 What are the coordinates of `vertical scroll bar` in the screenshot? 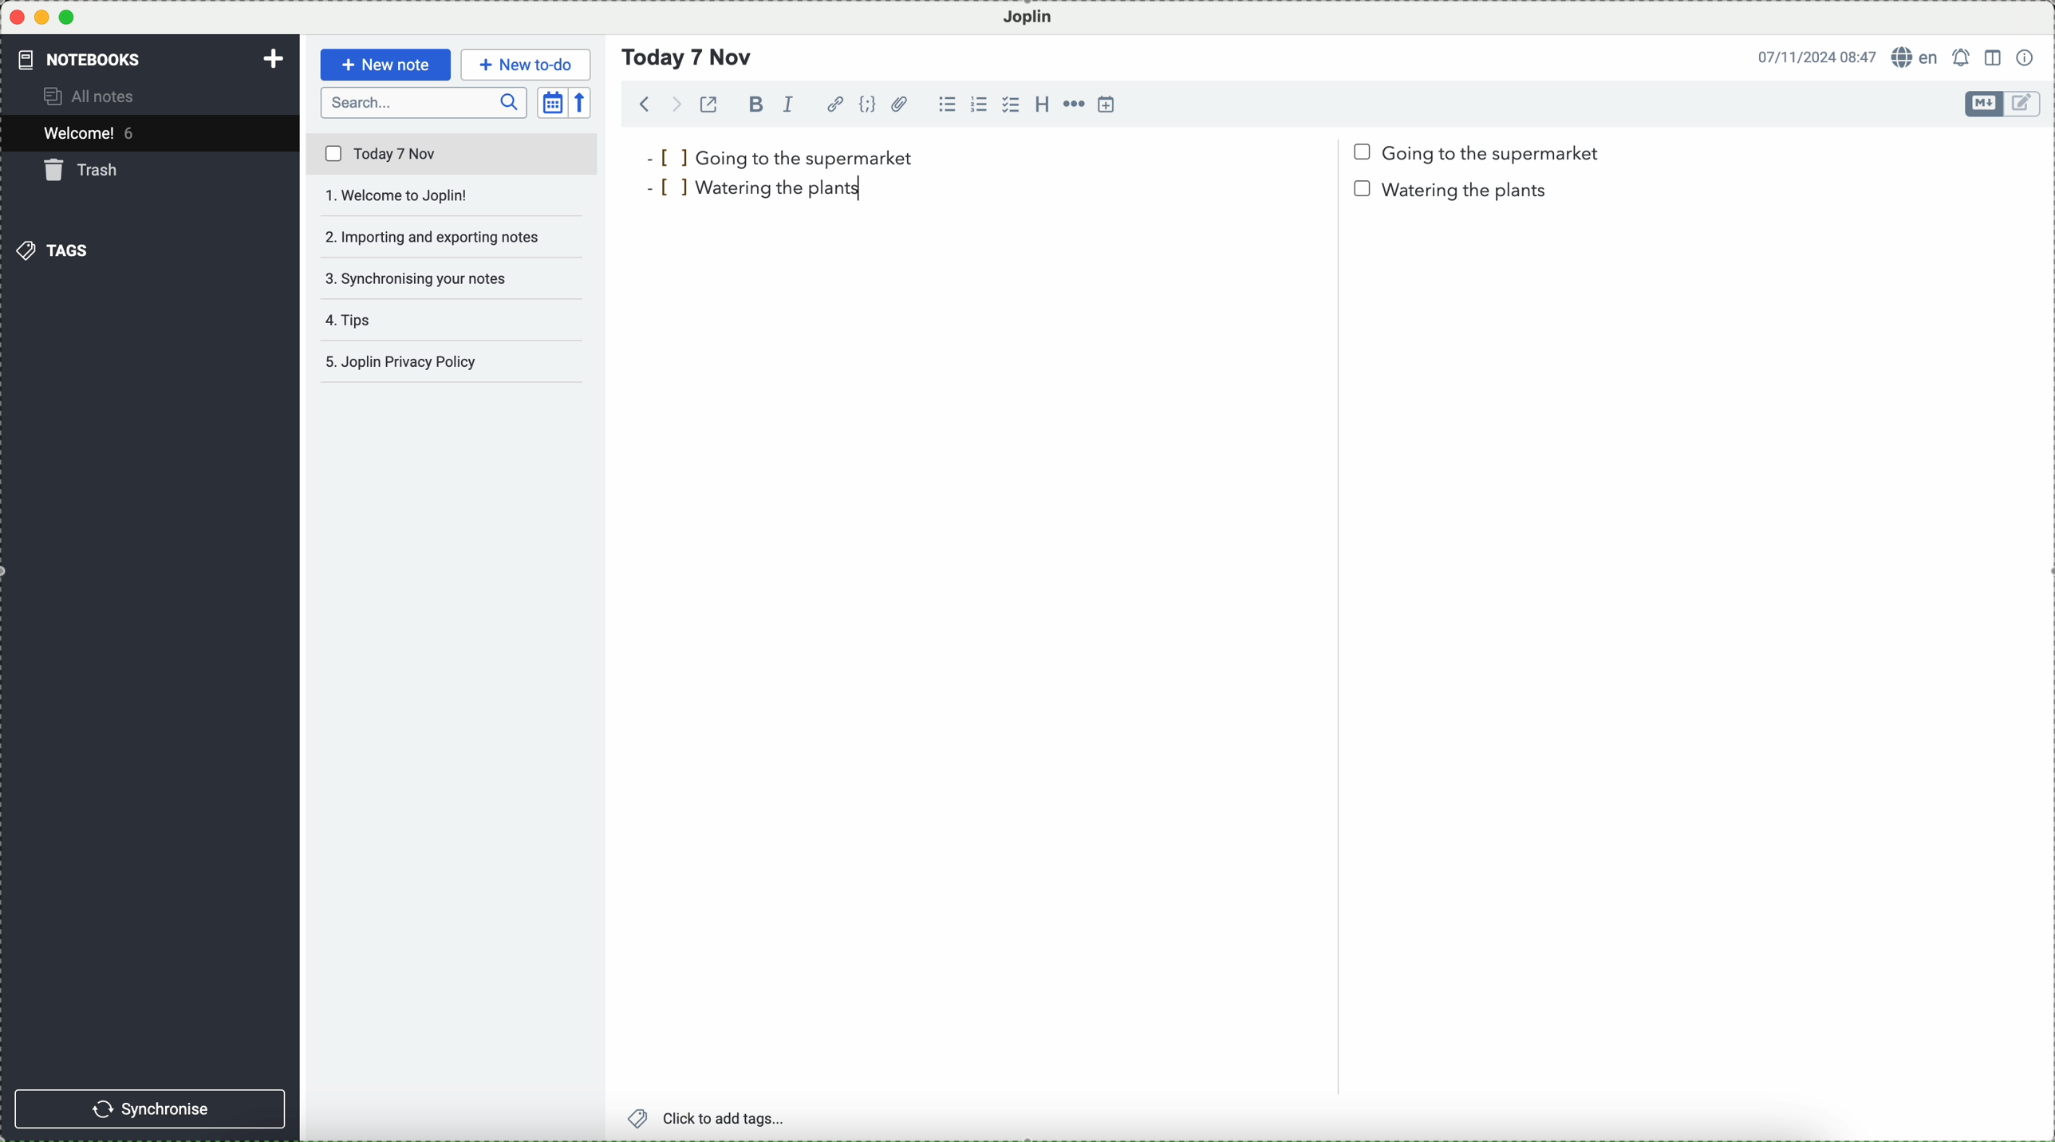 It's located at (2041, 270).